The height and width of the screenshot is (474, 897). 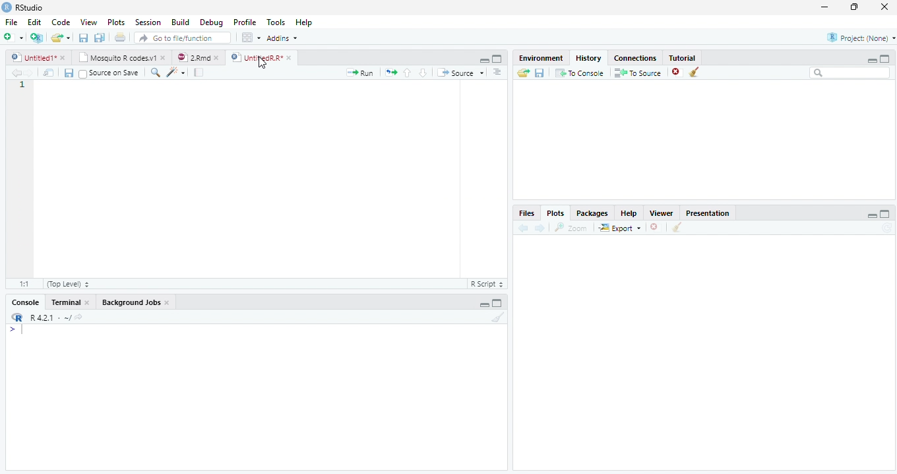 I want to click on Go ro file/function, so click(x=181, y=38).